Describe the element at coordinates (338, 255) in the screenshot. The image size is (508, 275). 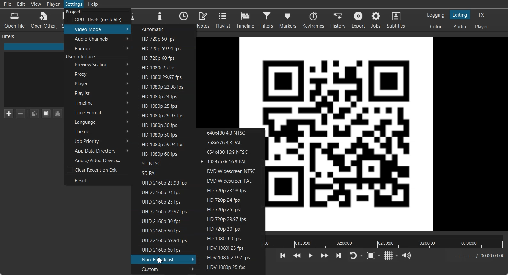
I see `Skip to the next point` at that location.